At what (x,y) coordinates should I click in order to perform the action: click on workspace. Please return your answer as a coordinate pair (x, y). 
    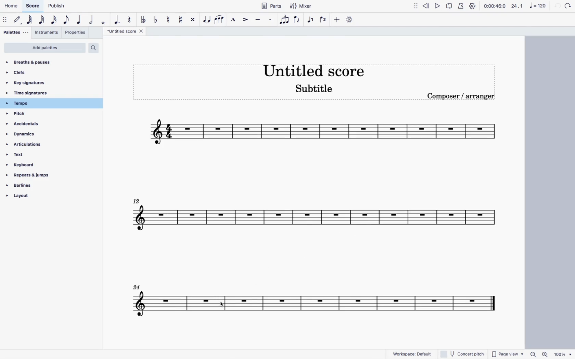
    Looking at the image, I should click on (409, 354).